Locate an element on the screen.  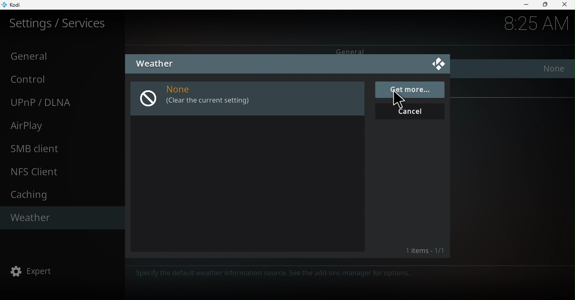
Specify the default weather information source. See the add-ons manager for options. is located at coordinates (270, 274).